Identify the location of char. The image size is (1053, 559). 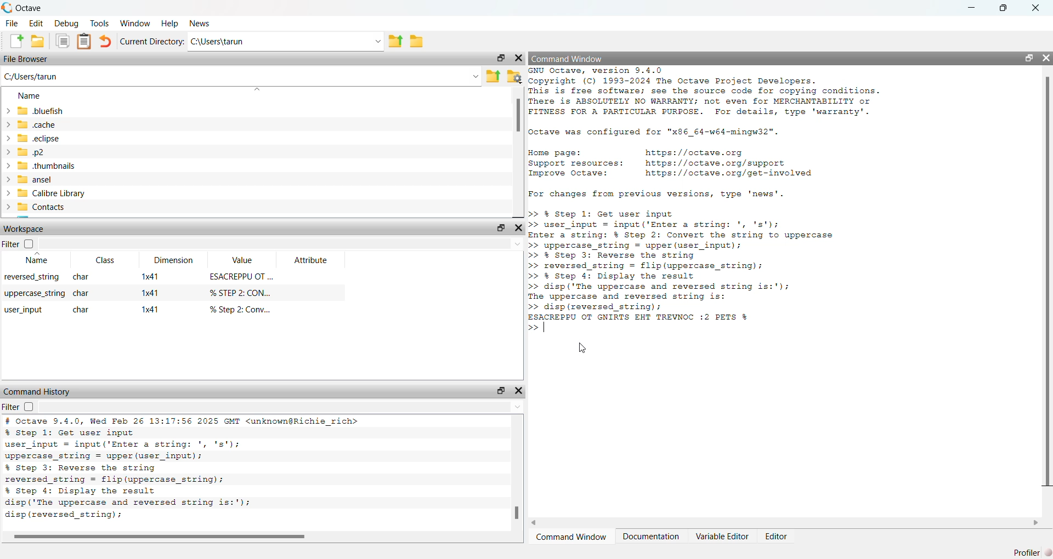
(83, 277).